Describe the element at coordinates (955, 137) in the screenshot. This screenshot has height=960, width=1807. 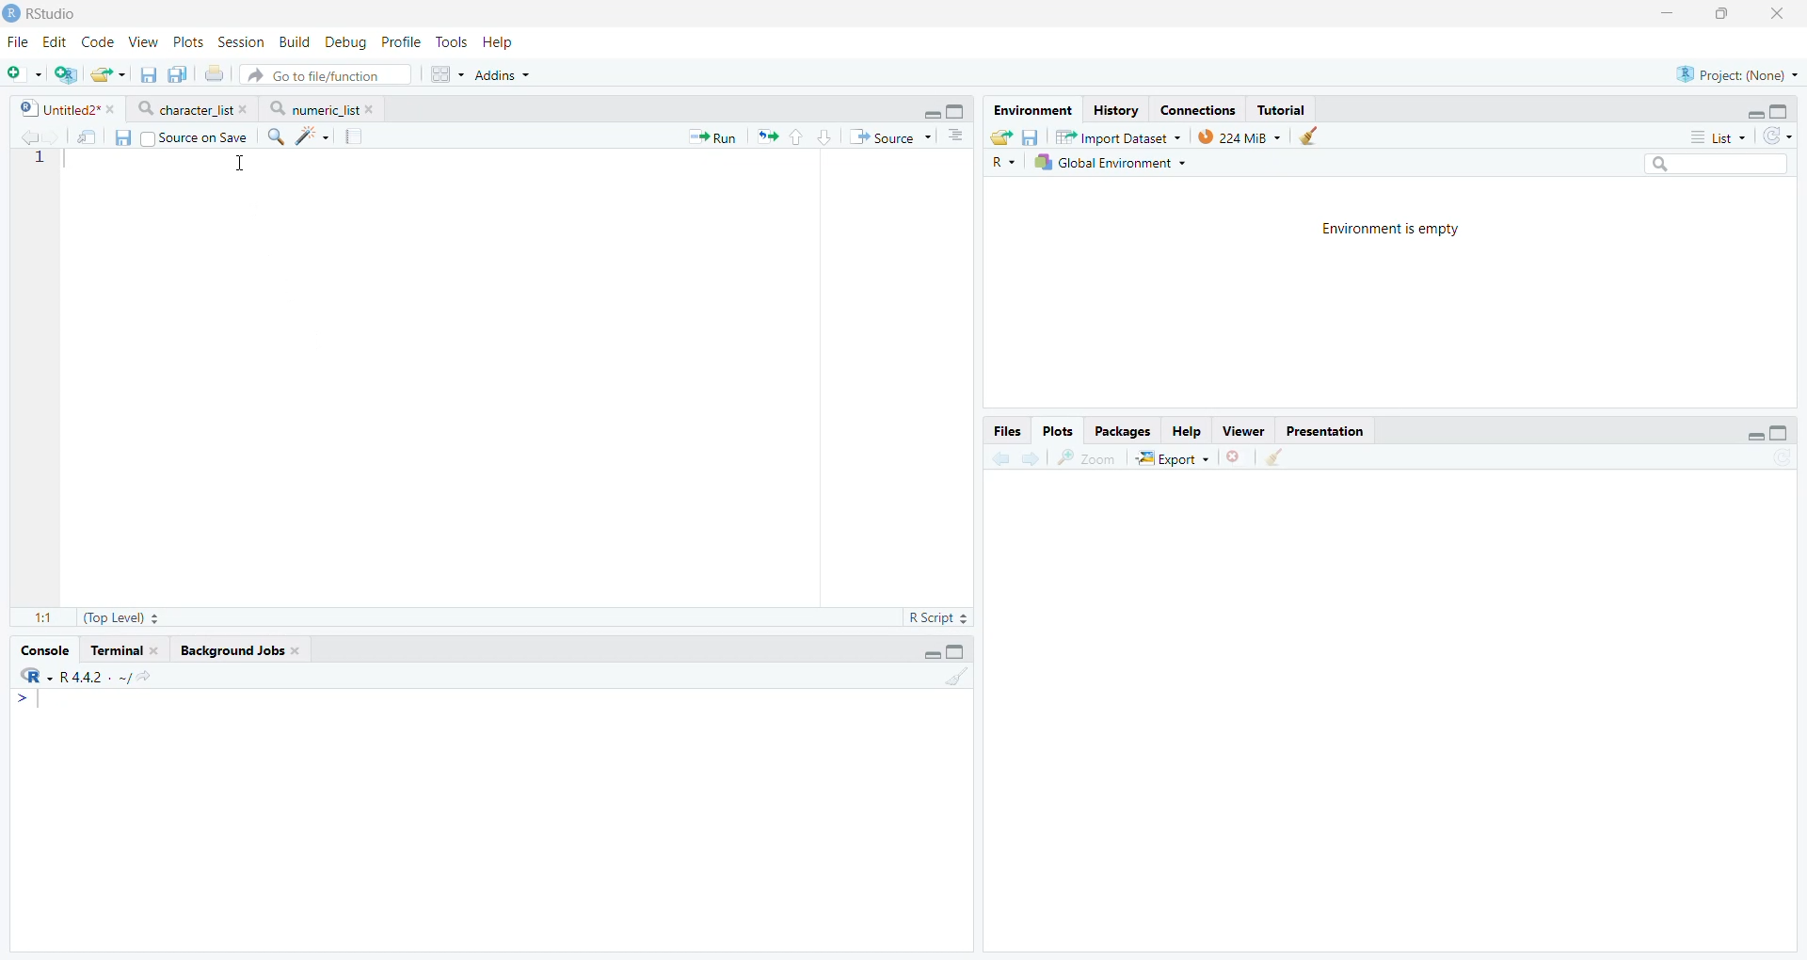
I see `Show document outline` at that location.